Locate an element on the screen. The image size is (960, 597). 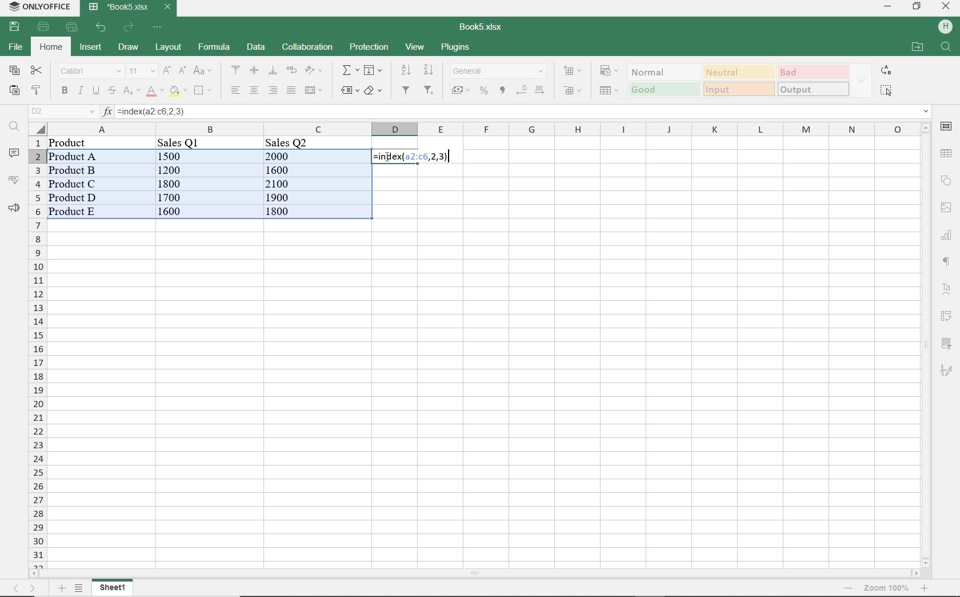
customize quick access toolbar is located at coordinates (156, 27).